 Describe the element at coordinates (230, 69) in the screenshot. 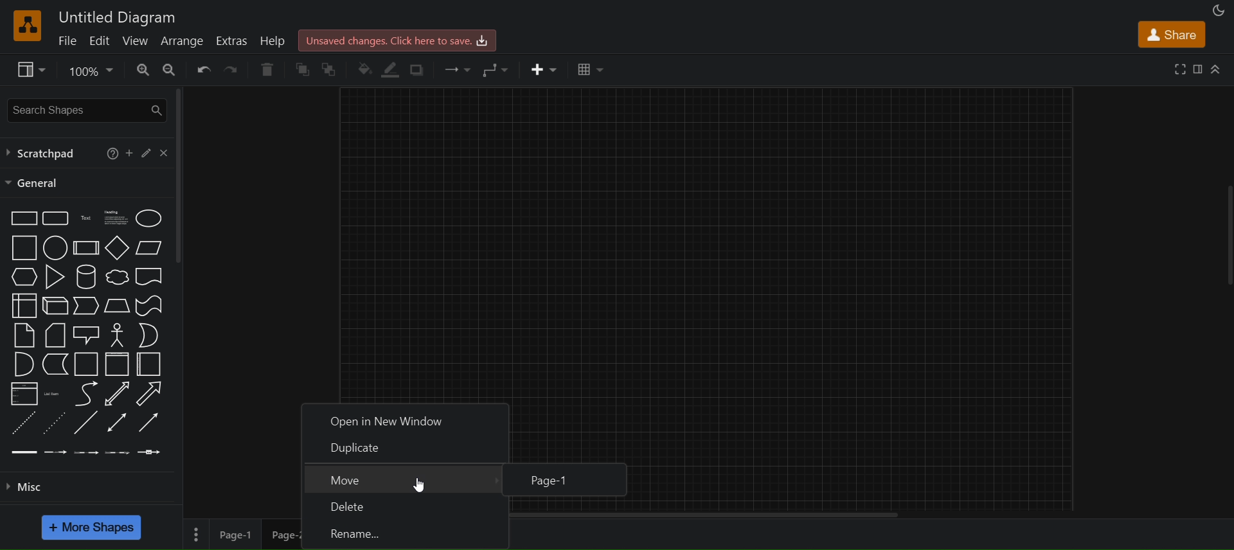

I see `redo` at that location.